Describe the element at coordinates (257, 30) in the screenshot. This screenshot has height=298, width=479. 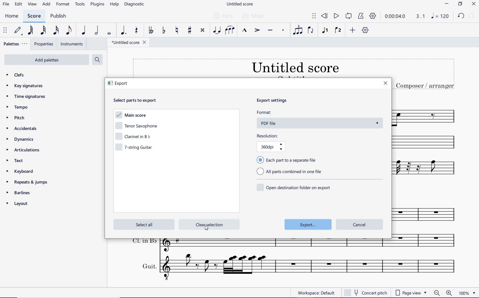
I see `ACCENT` at that location.